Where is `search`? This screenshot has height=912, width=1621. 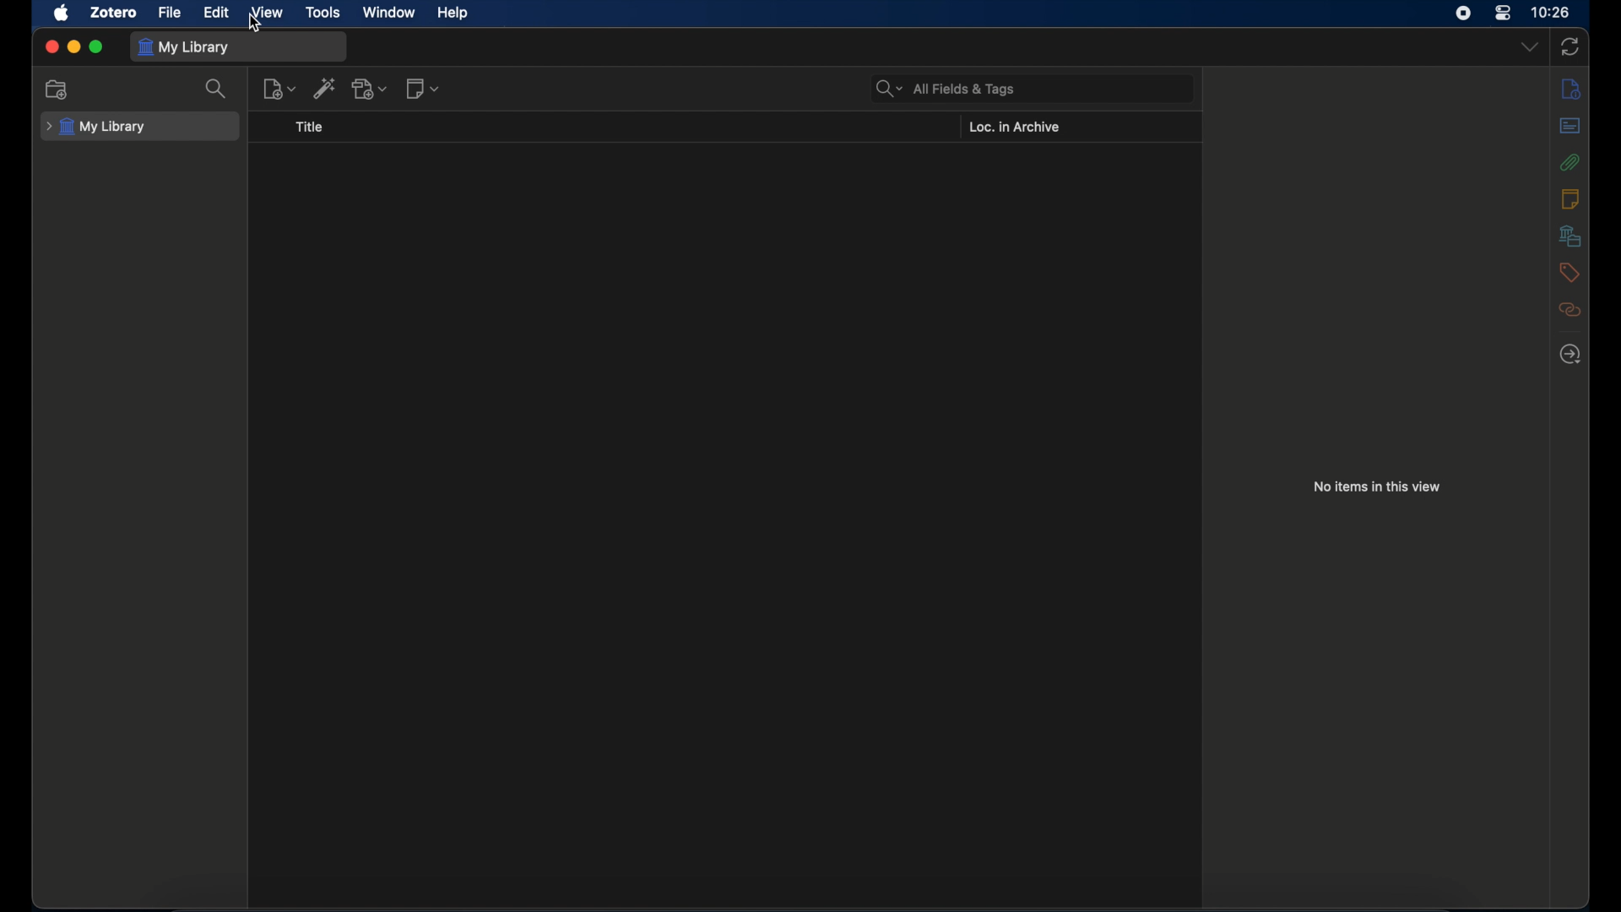 search is located at coordinates (217, 89).